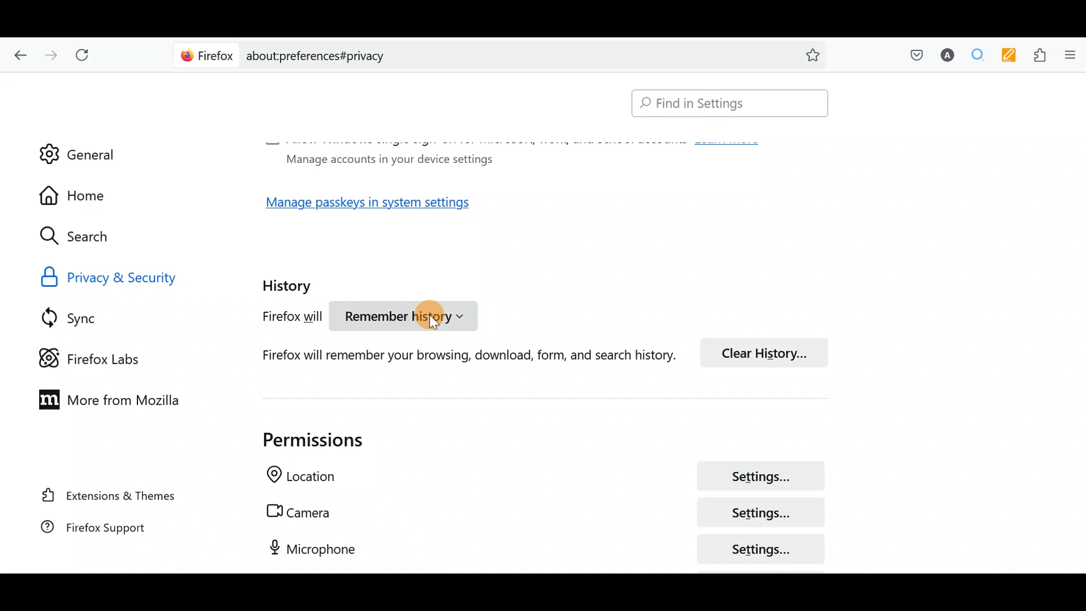  What do you see at coordinates (503, 54) in the screenshot?
I see `Search bar` at bounding box center [503, 54].